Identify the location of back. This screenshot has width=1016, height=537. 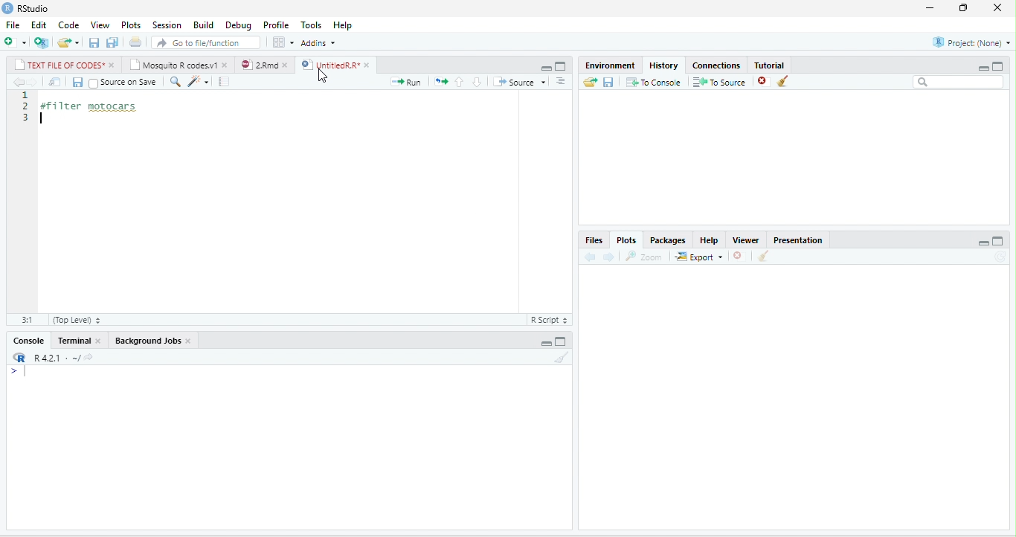
(19, 82).